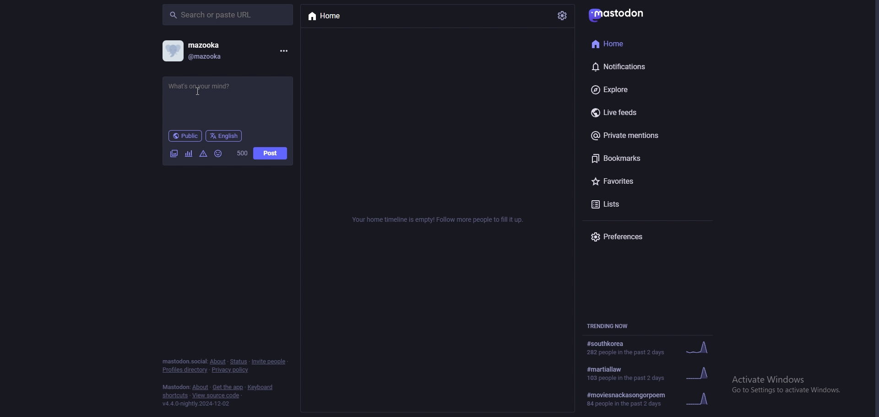  I want to click on live feeds, so click(642, 112).